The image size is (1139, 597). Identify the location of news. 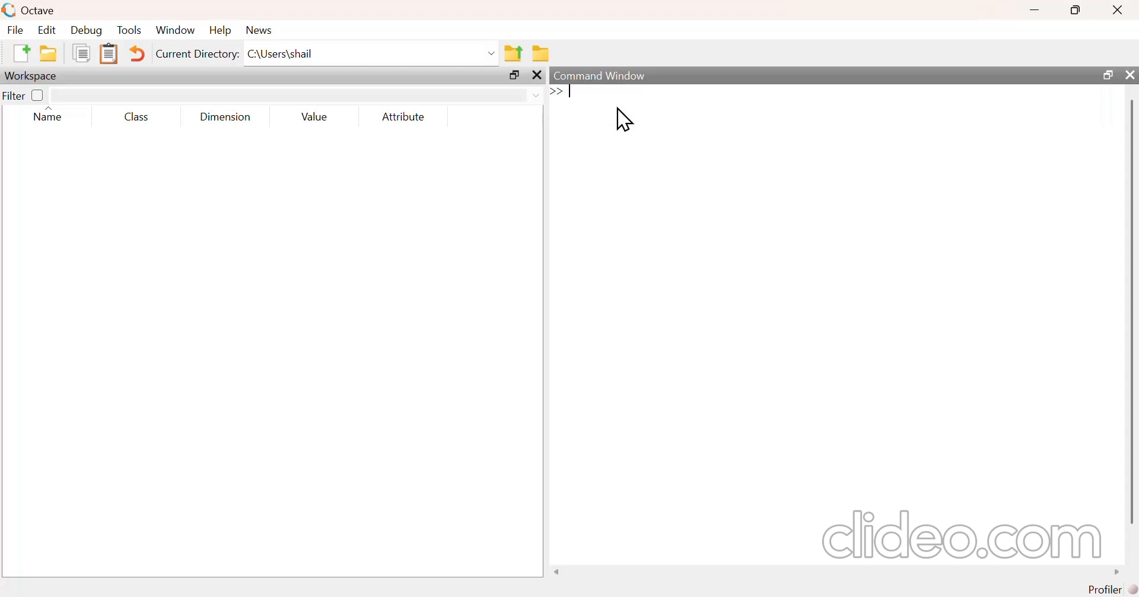
(260, 30).